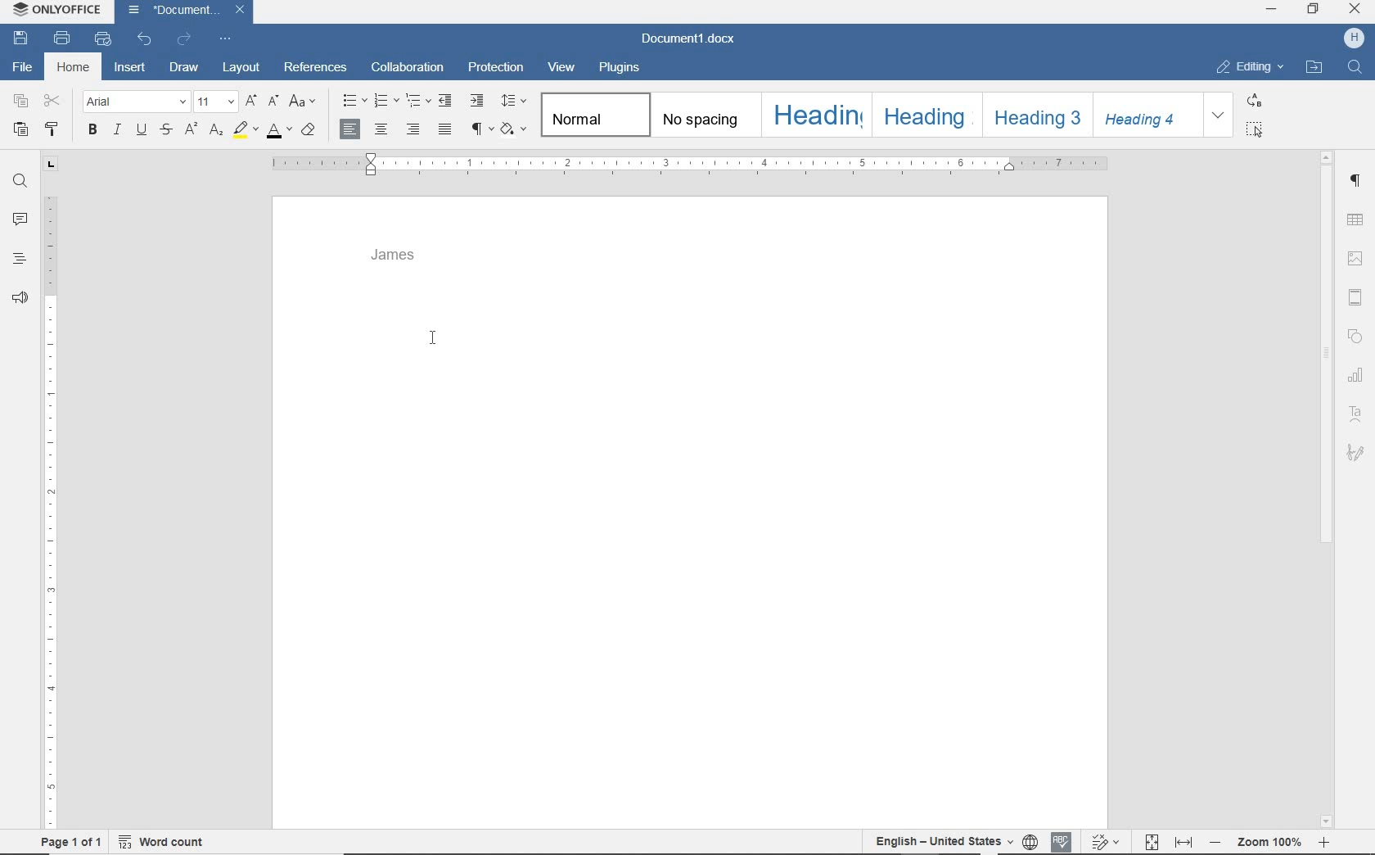  Describe the element at coordinates (350, 101) in the screenshot. I see `bullets` at that location.